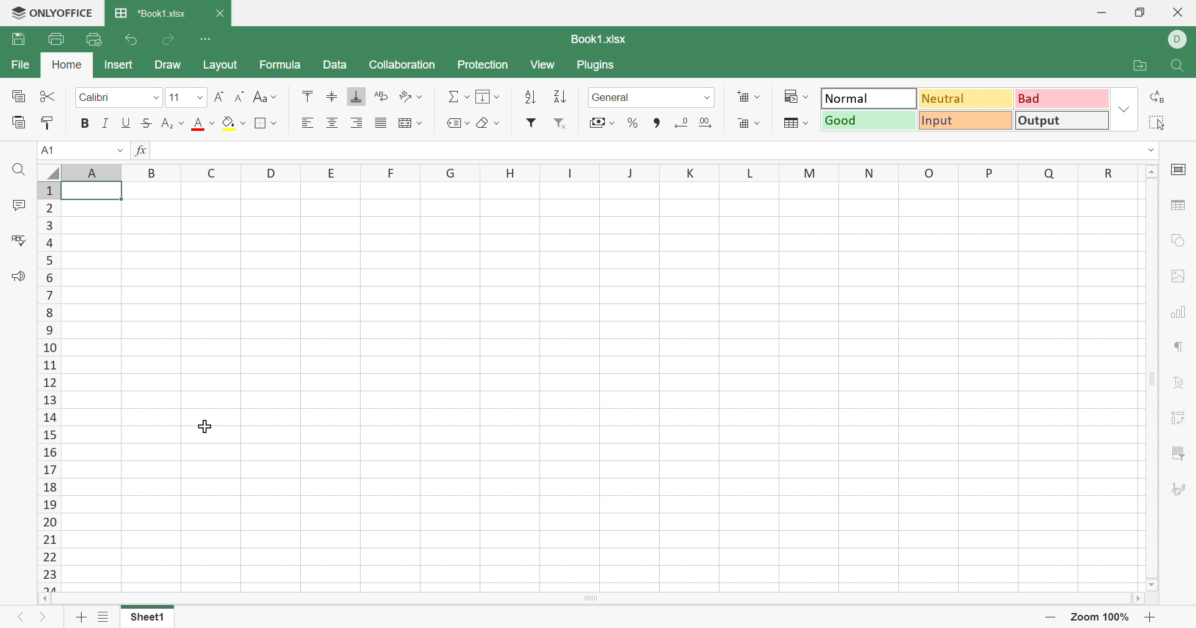 The height and width of the screenshot is (628, 1196). What do you see at coordinates (868, 120) in the screenshot?
I see `Good` at bounding box center [868, 120].